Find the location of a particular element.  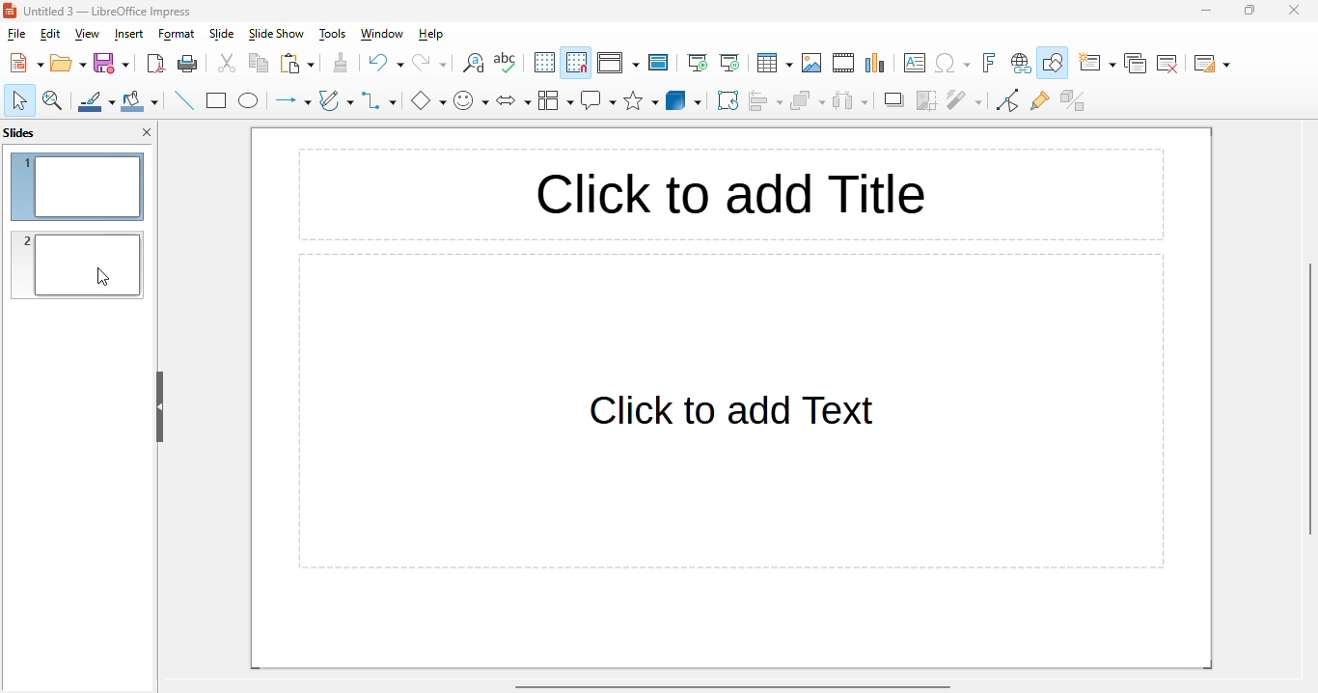

format is located at coordinates (176, 35).